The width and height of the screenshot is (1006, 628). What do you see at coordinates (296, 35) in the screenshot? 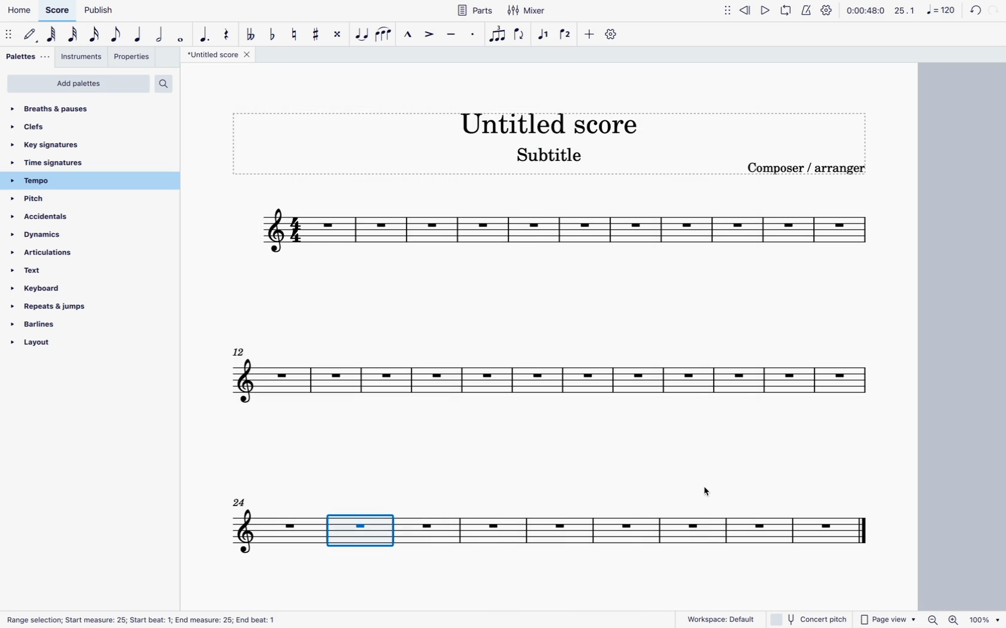
I see `toggle natural` at bounding box center [296, 35].